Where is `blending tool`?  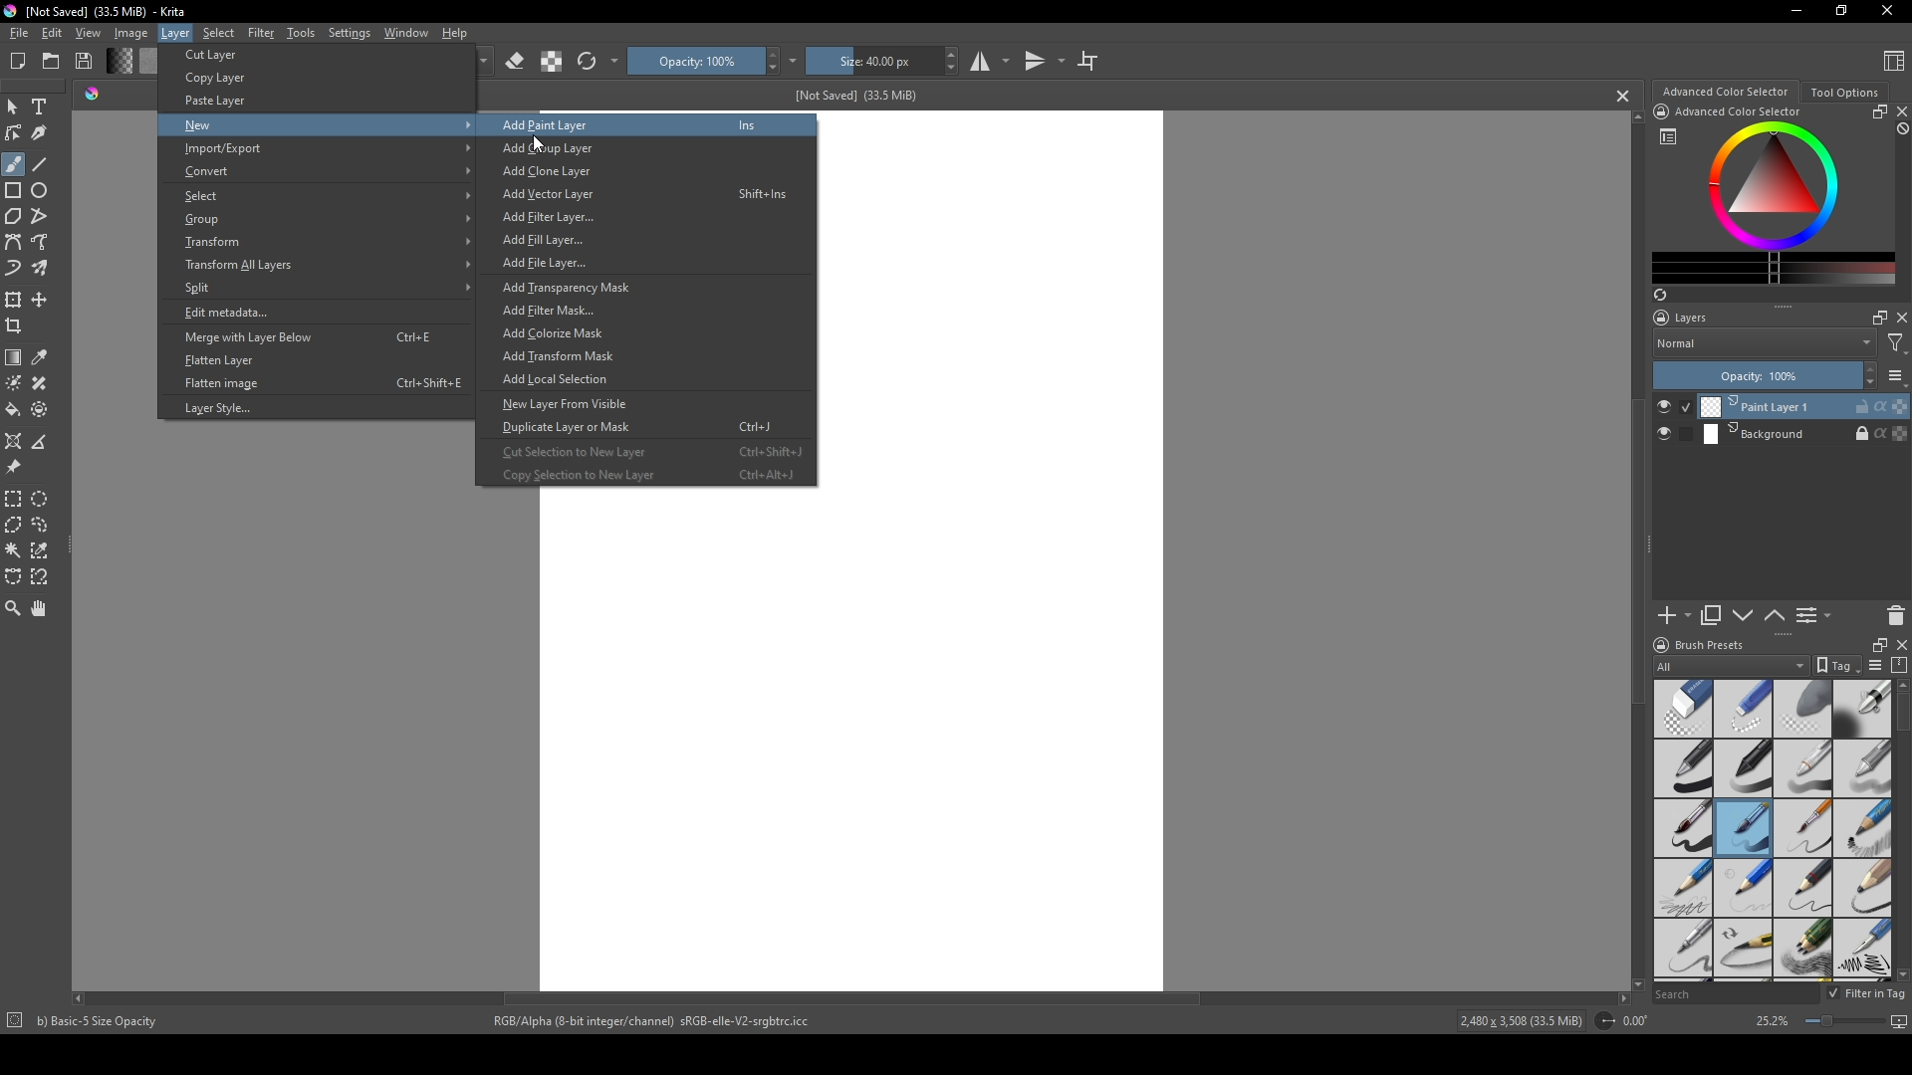 blending tool is located at coordinates (1862, 708).